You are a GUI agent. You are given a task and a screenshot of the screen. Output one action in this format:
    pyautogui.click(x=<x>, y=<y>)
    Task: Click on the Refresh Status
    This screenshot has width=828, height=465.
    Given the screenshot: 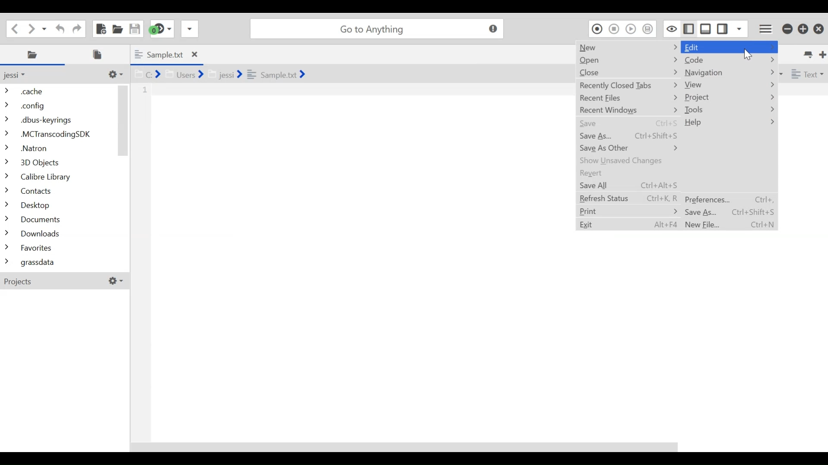 What is the action you would take?
    pyautogui.click(x=628, y=197)
    